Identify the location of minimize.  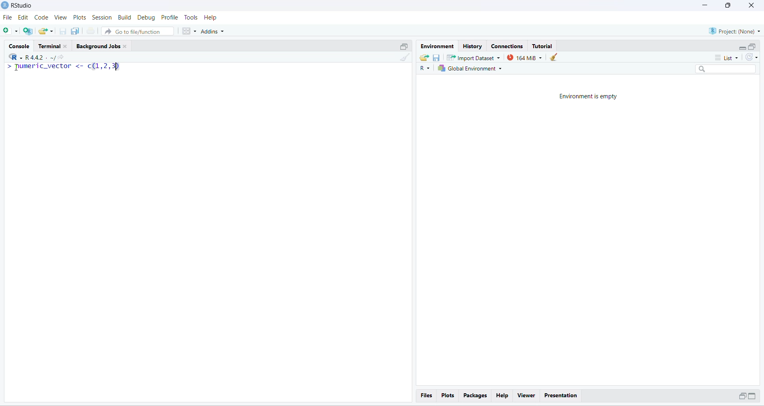
(703, 5).